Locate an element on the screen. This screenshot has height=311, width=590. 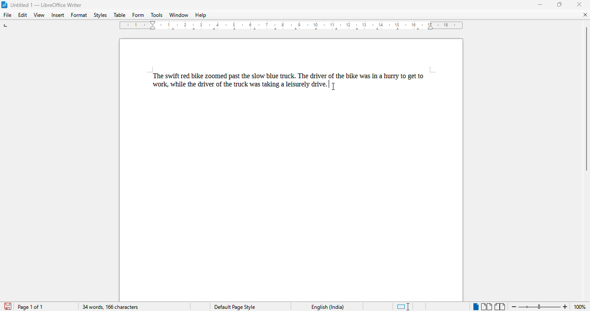
help is located at coordinates (200, 15).